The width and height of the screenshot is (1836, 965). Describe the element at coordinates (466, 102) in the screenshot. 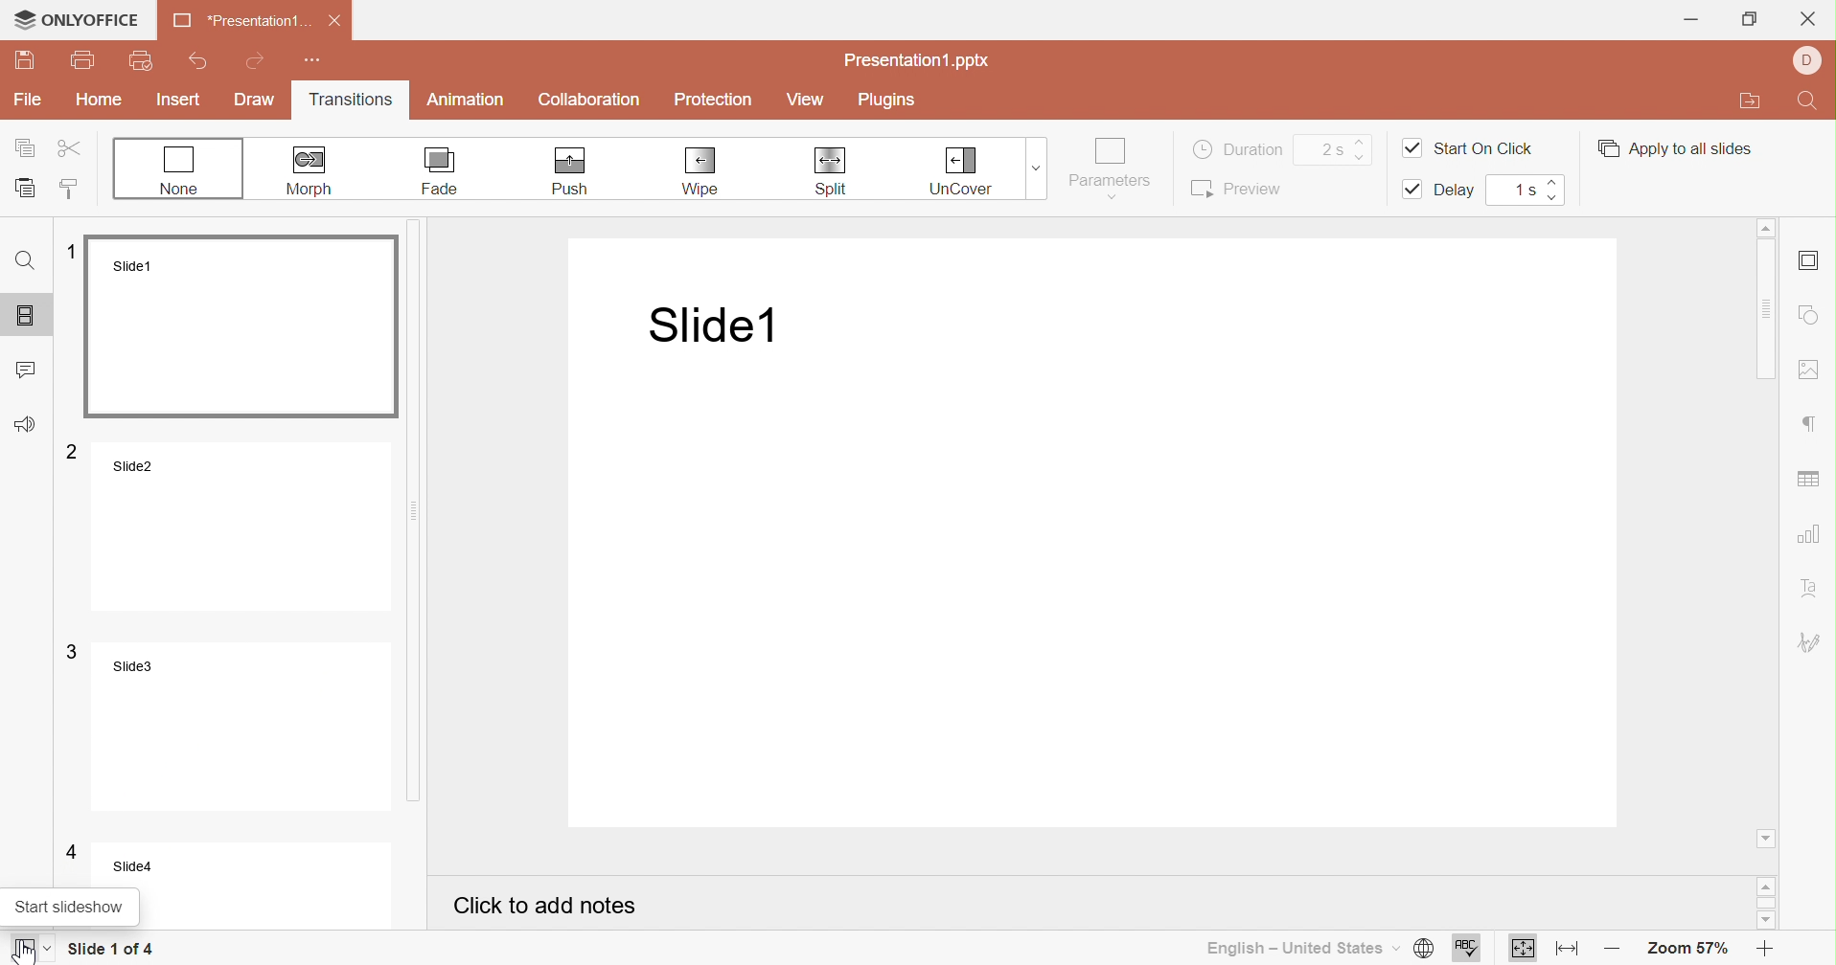

I see `Animation` at that location.